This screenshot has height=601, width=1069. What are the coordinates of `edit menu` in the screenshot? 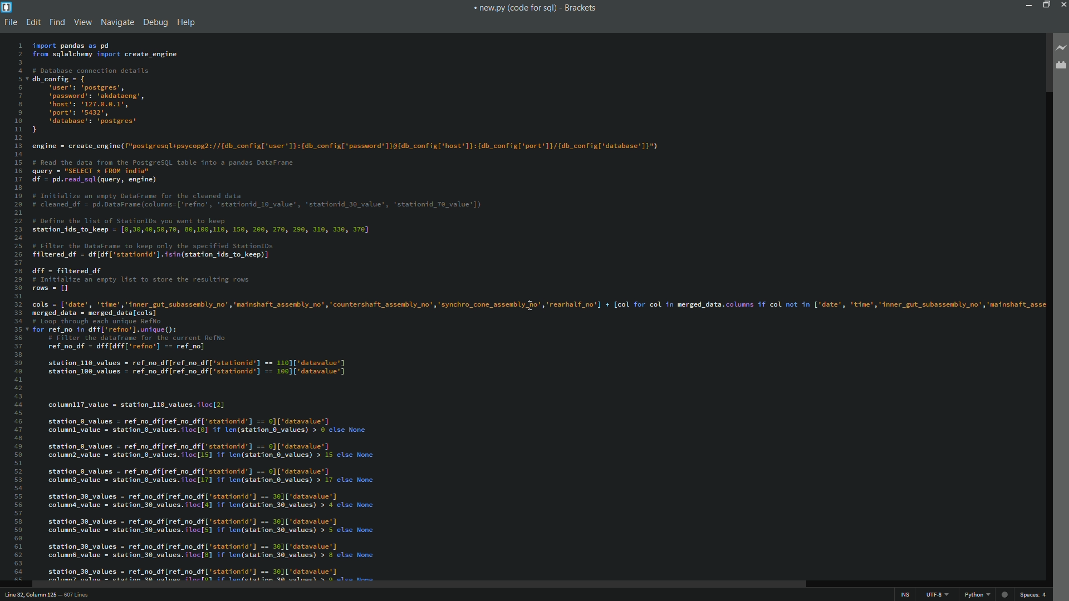 It's located at (35, 22).